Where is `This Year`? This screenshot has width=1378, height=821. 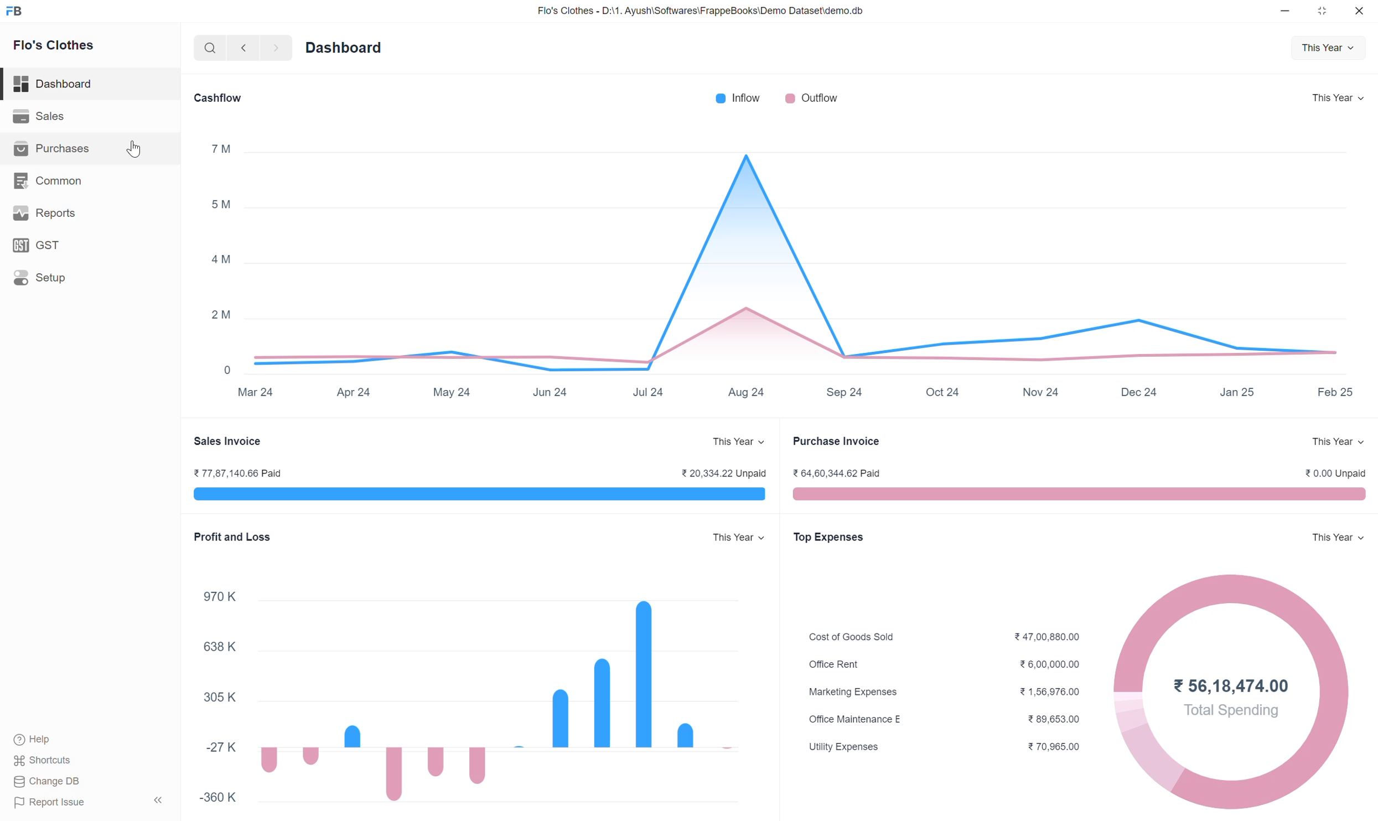
This Year is located at coordinates (738, 537).